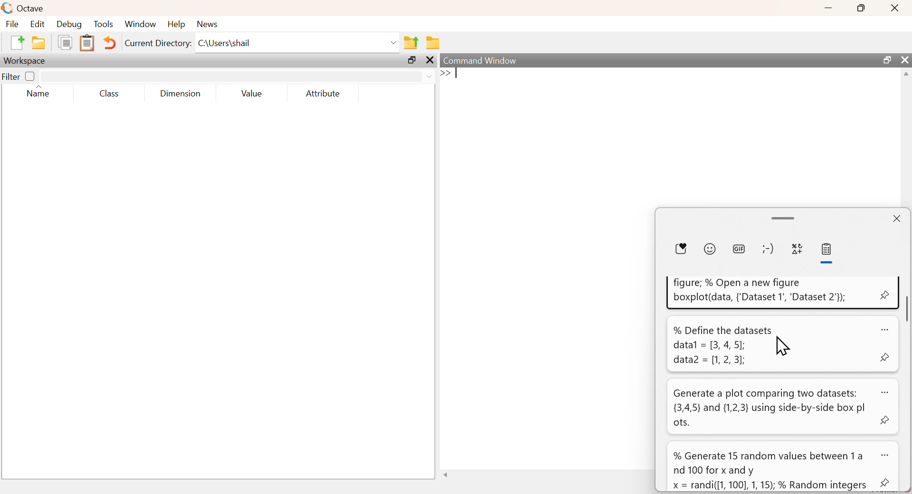 The height and width of the screenshot is (494, 912). I want to click on Octave, so click(29, 9).